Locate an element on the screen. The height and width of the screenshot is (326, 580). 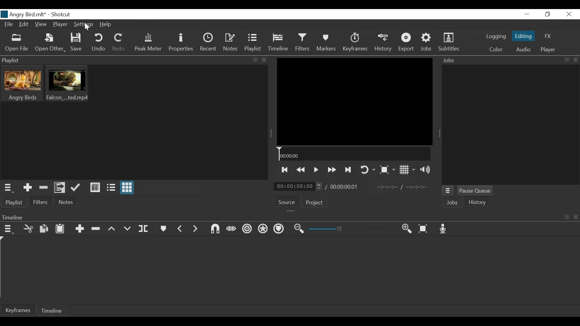
Skip to the previous point is located at coordinates (285, 170).